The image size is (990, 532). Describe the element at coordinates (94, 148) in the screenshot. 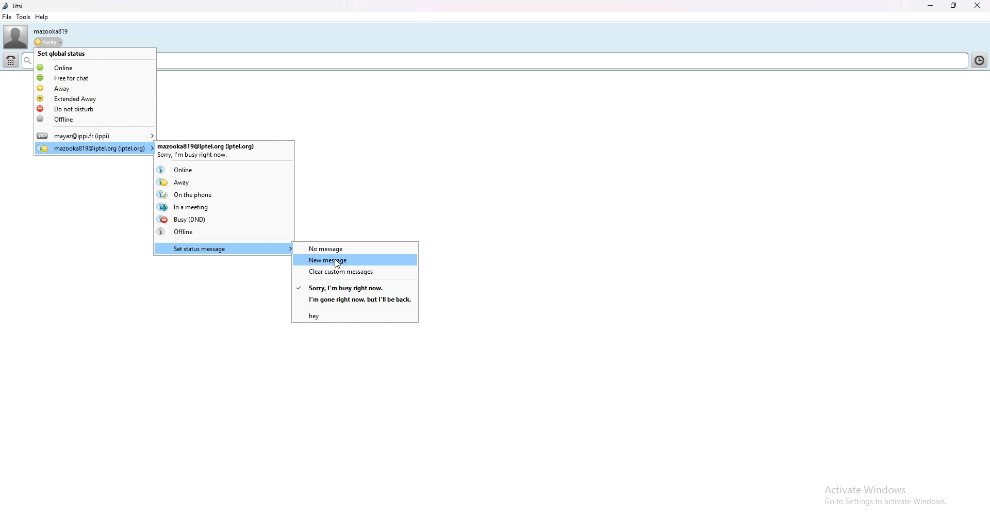

I see `user account` at that location.